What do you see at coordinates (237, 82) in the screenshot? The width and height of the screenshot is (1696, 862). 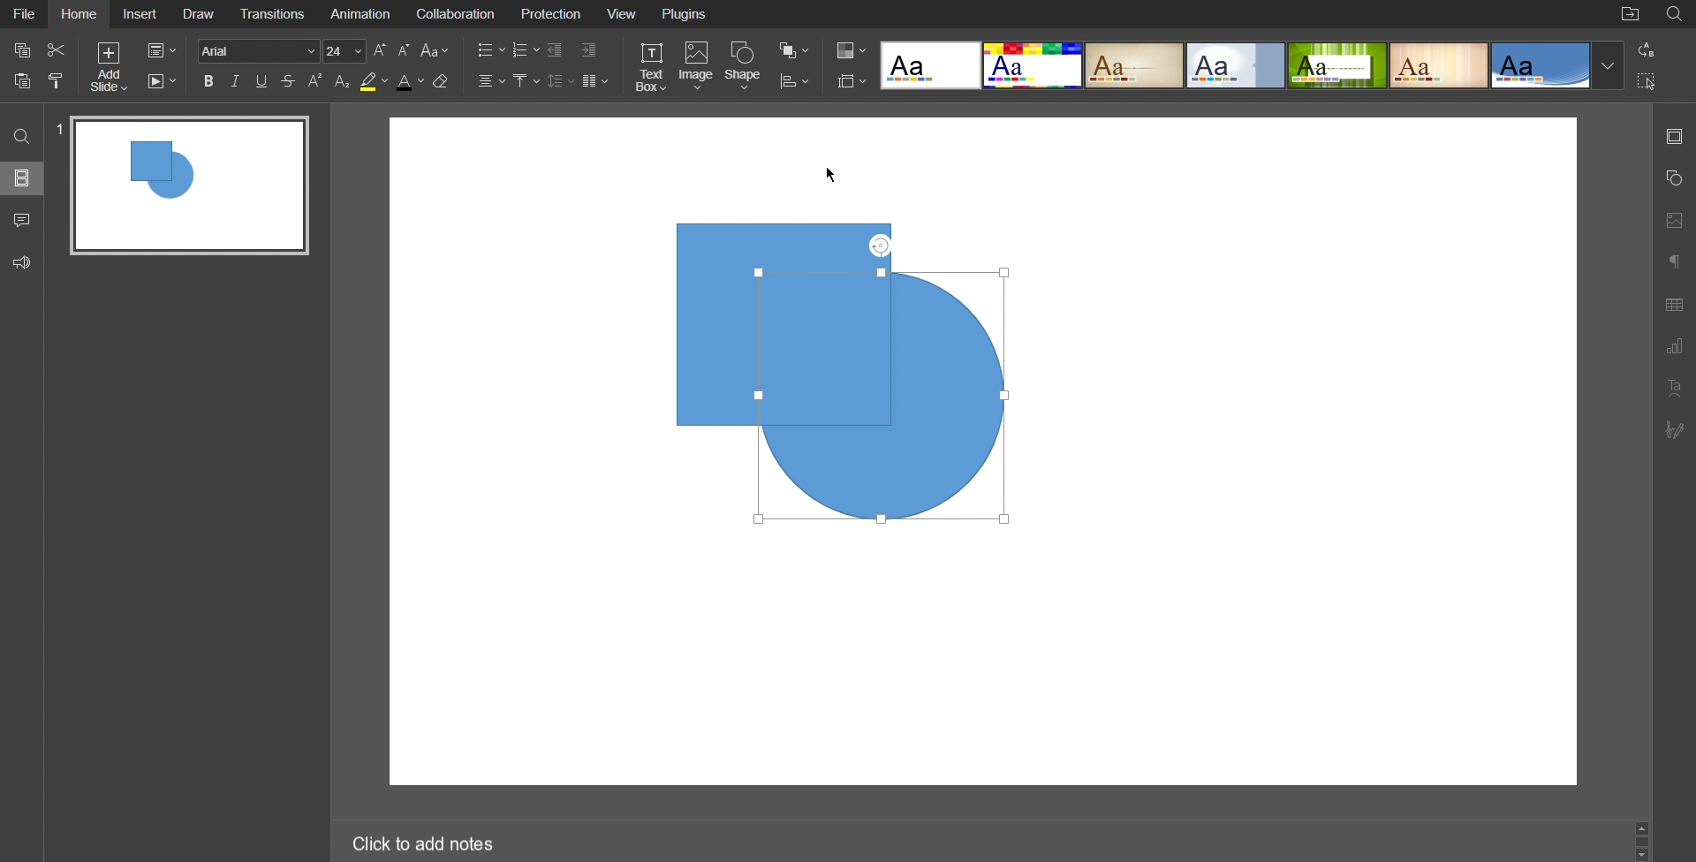 I see `Italic` at bounding box center [237, 82].